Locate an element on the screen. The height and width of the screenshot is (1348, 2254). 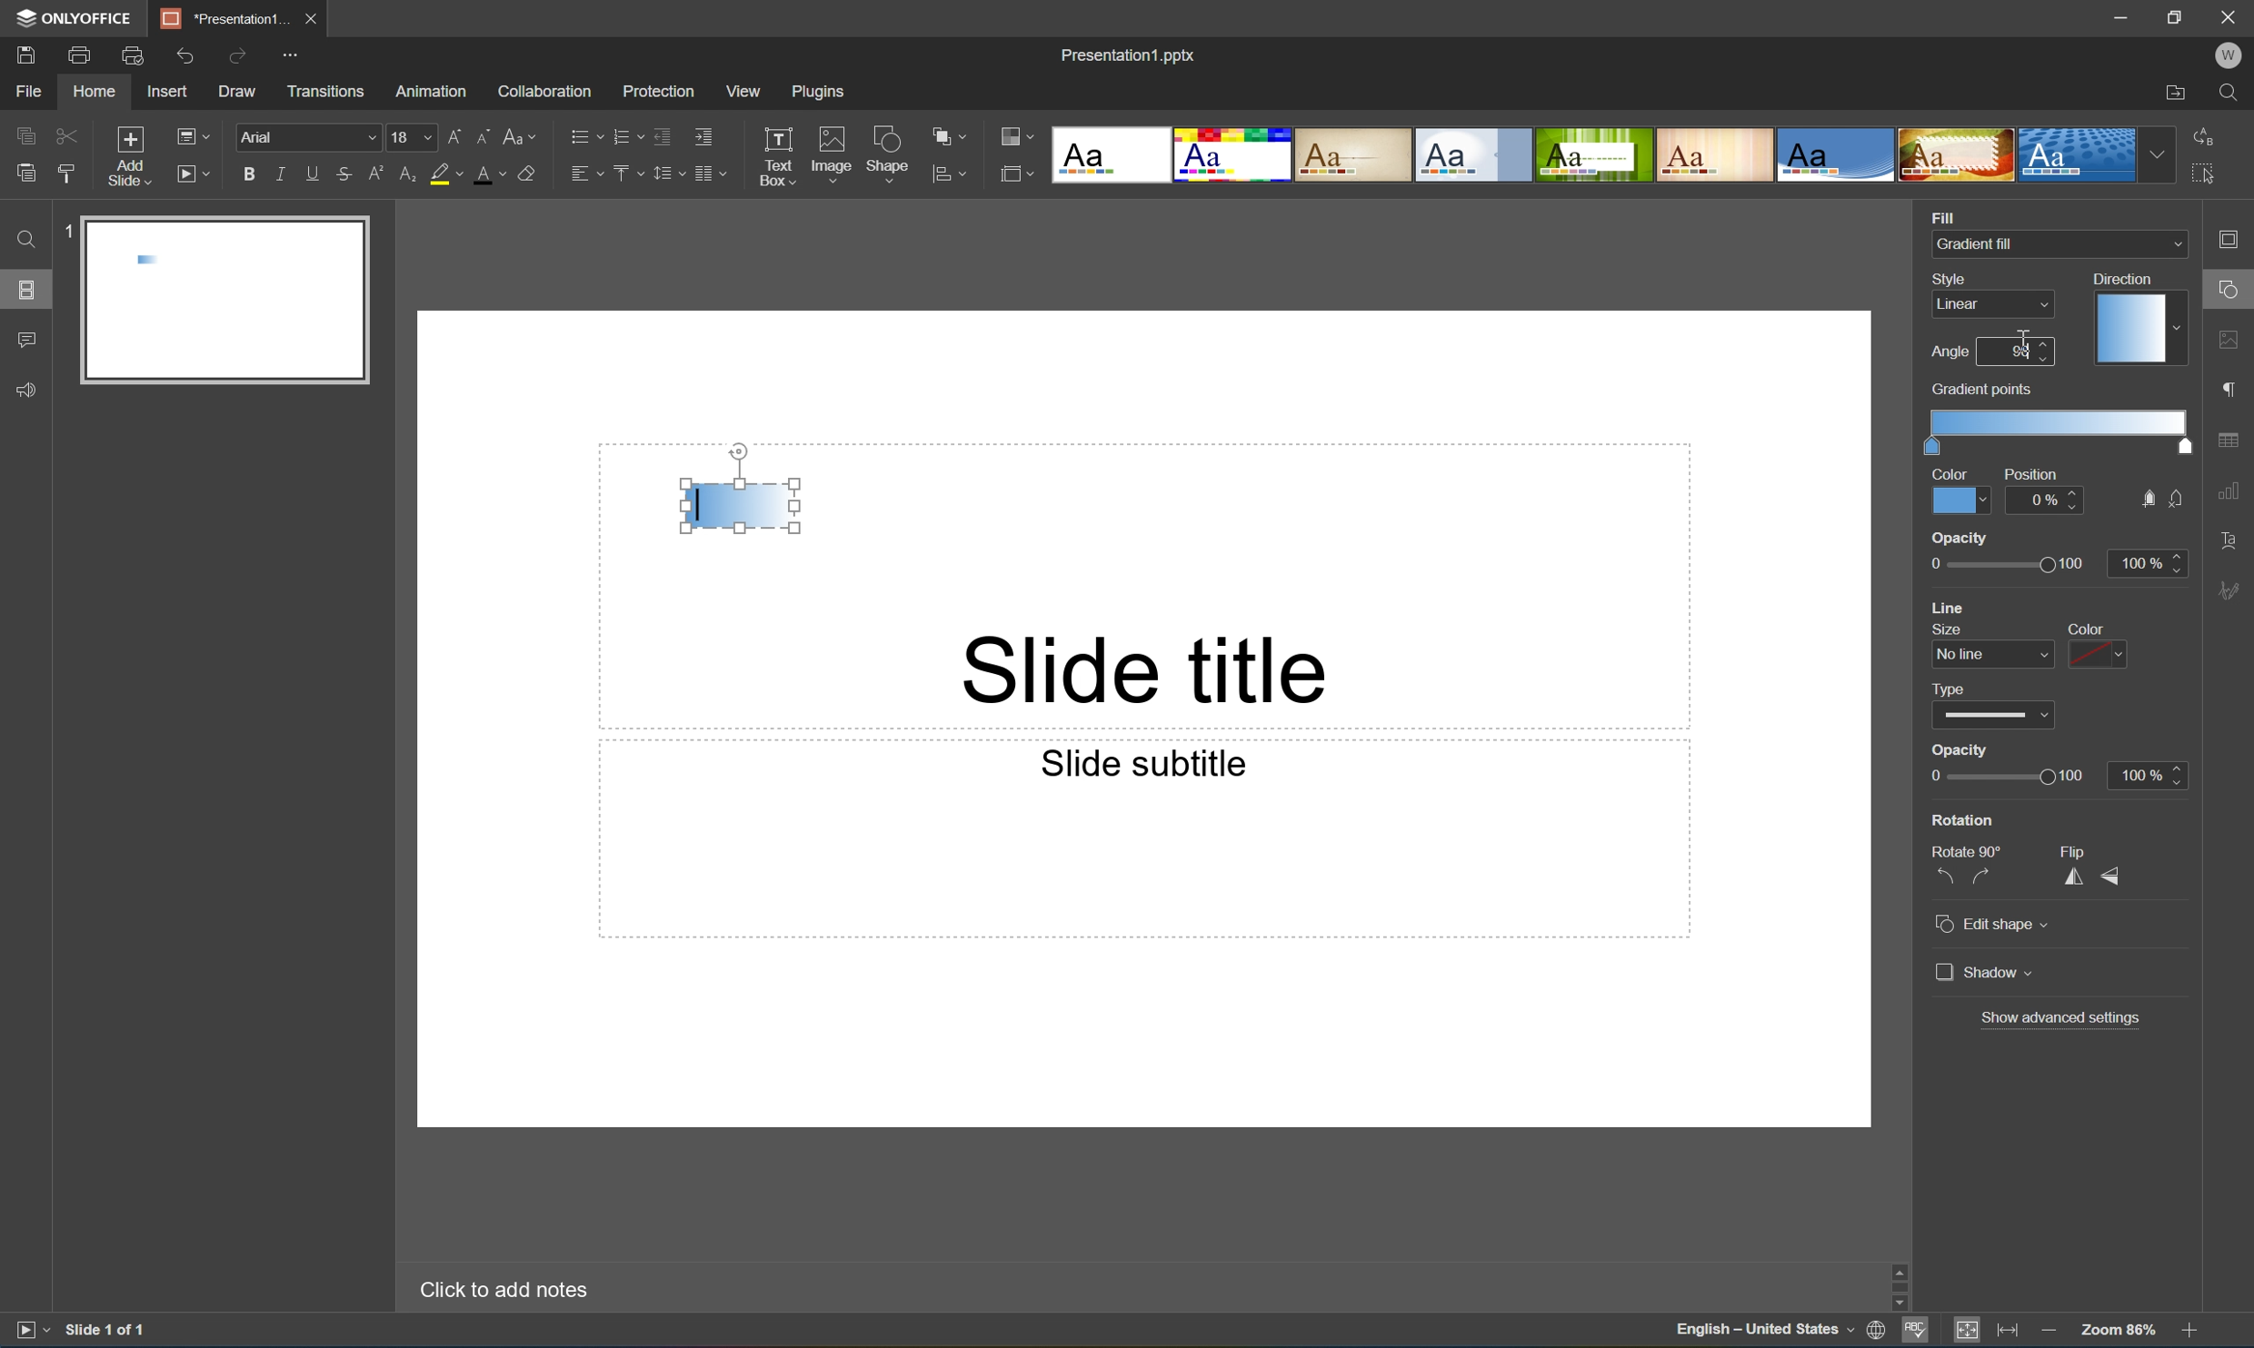
Presentation1.pptx is located at coordinates (1126, 52).